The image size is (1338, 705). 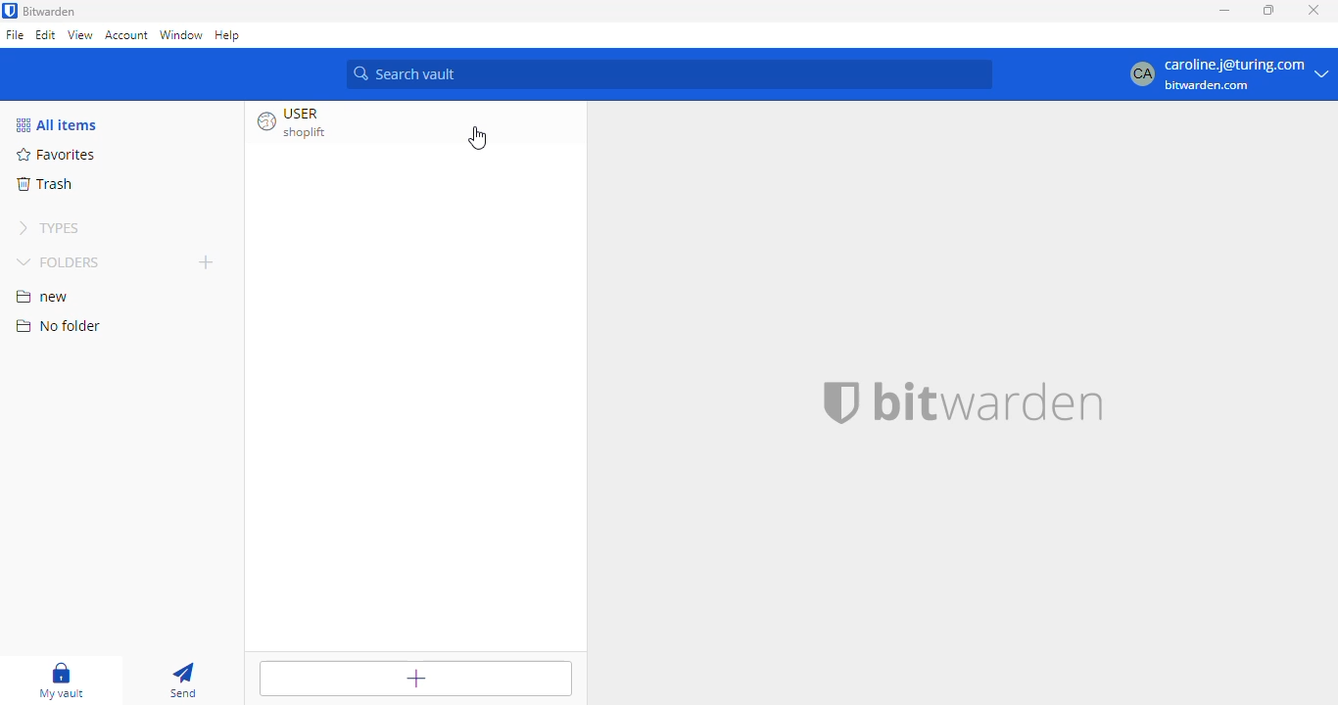 I want to click on bitwarden, so click(x=49, y=11).